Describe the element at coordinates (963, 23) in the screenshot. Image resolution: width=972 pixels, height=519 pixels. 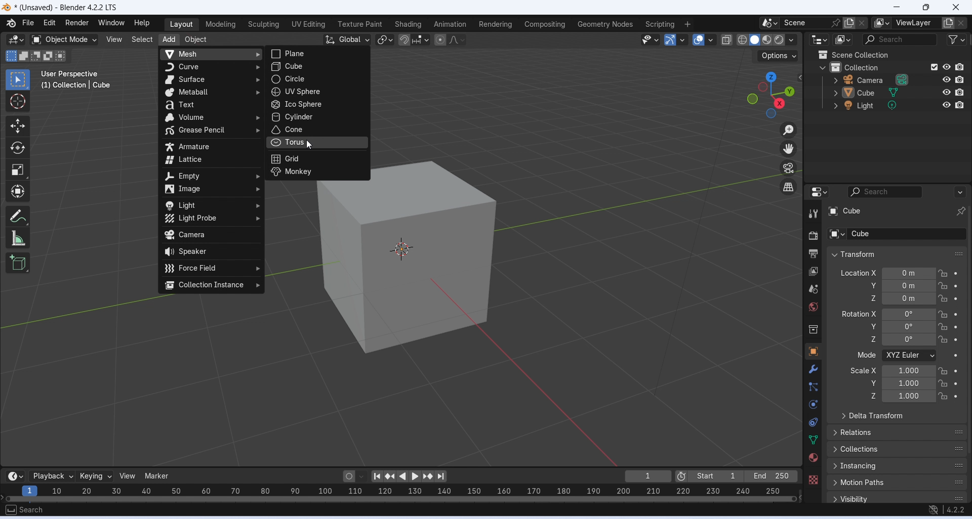
I see `close layer` at that location.